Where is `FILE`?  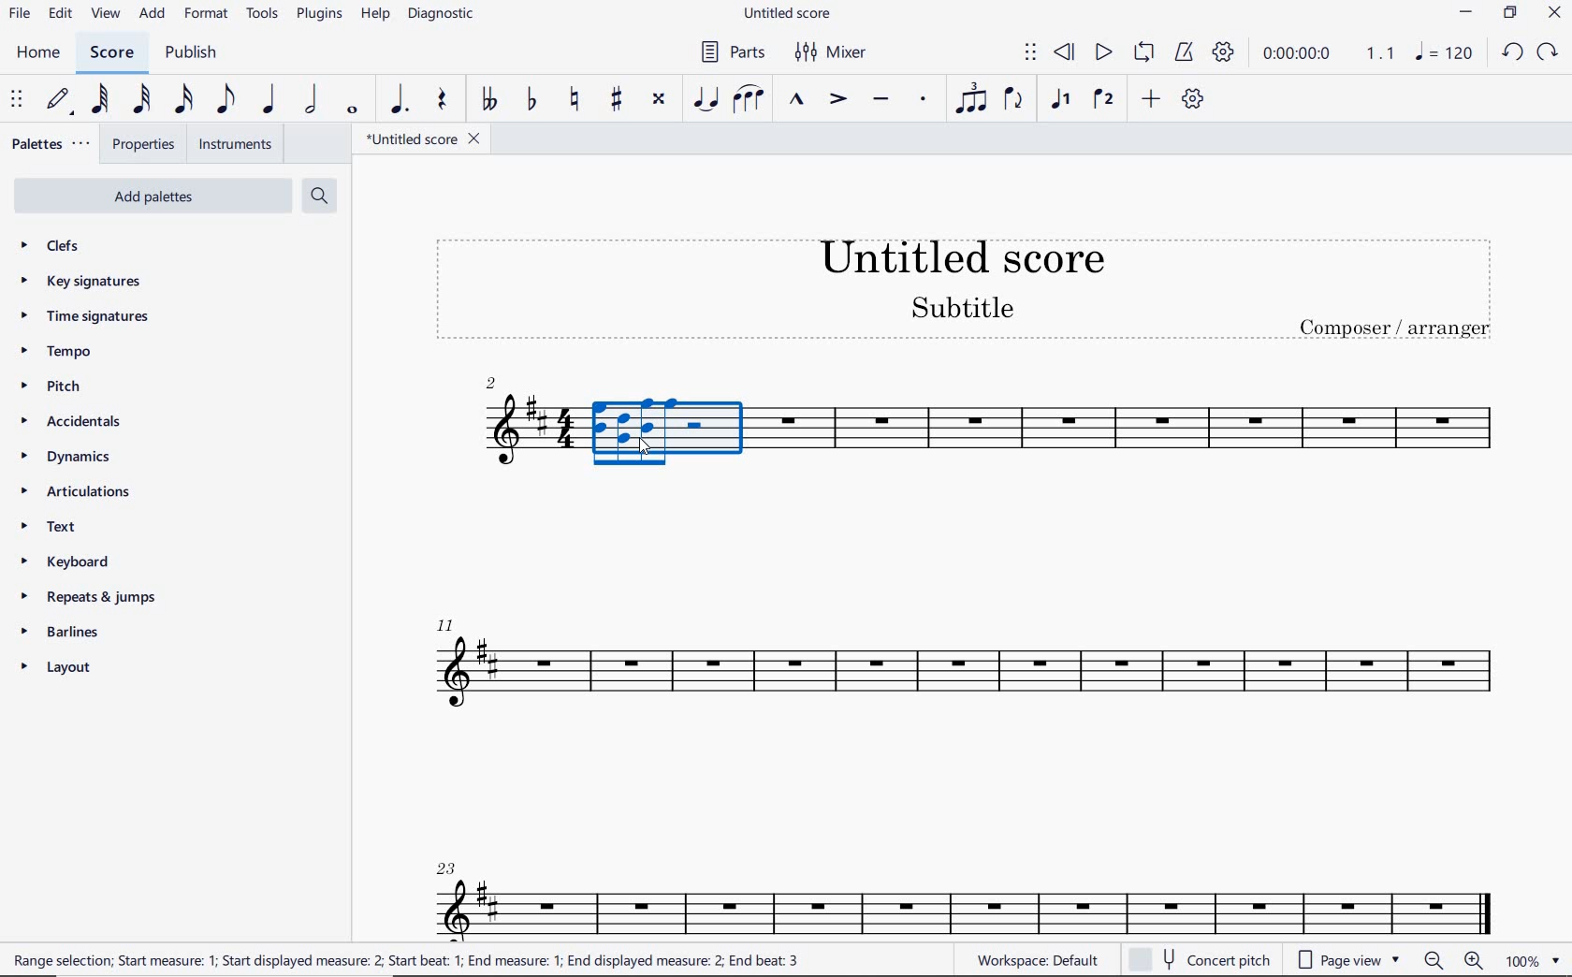 FILE is located at coordinates (20, 15).